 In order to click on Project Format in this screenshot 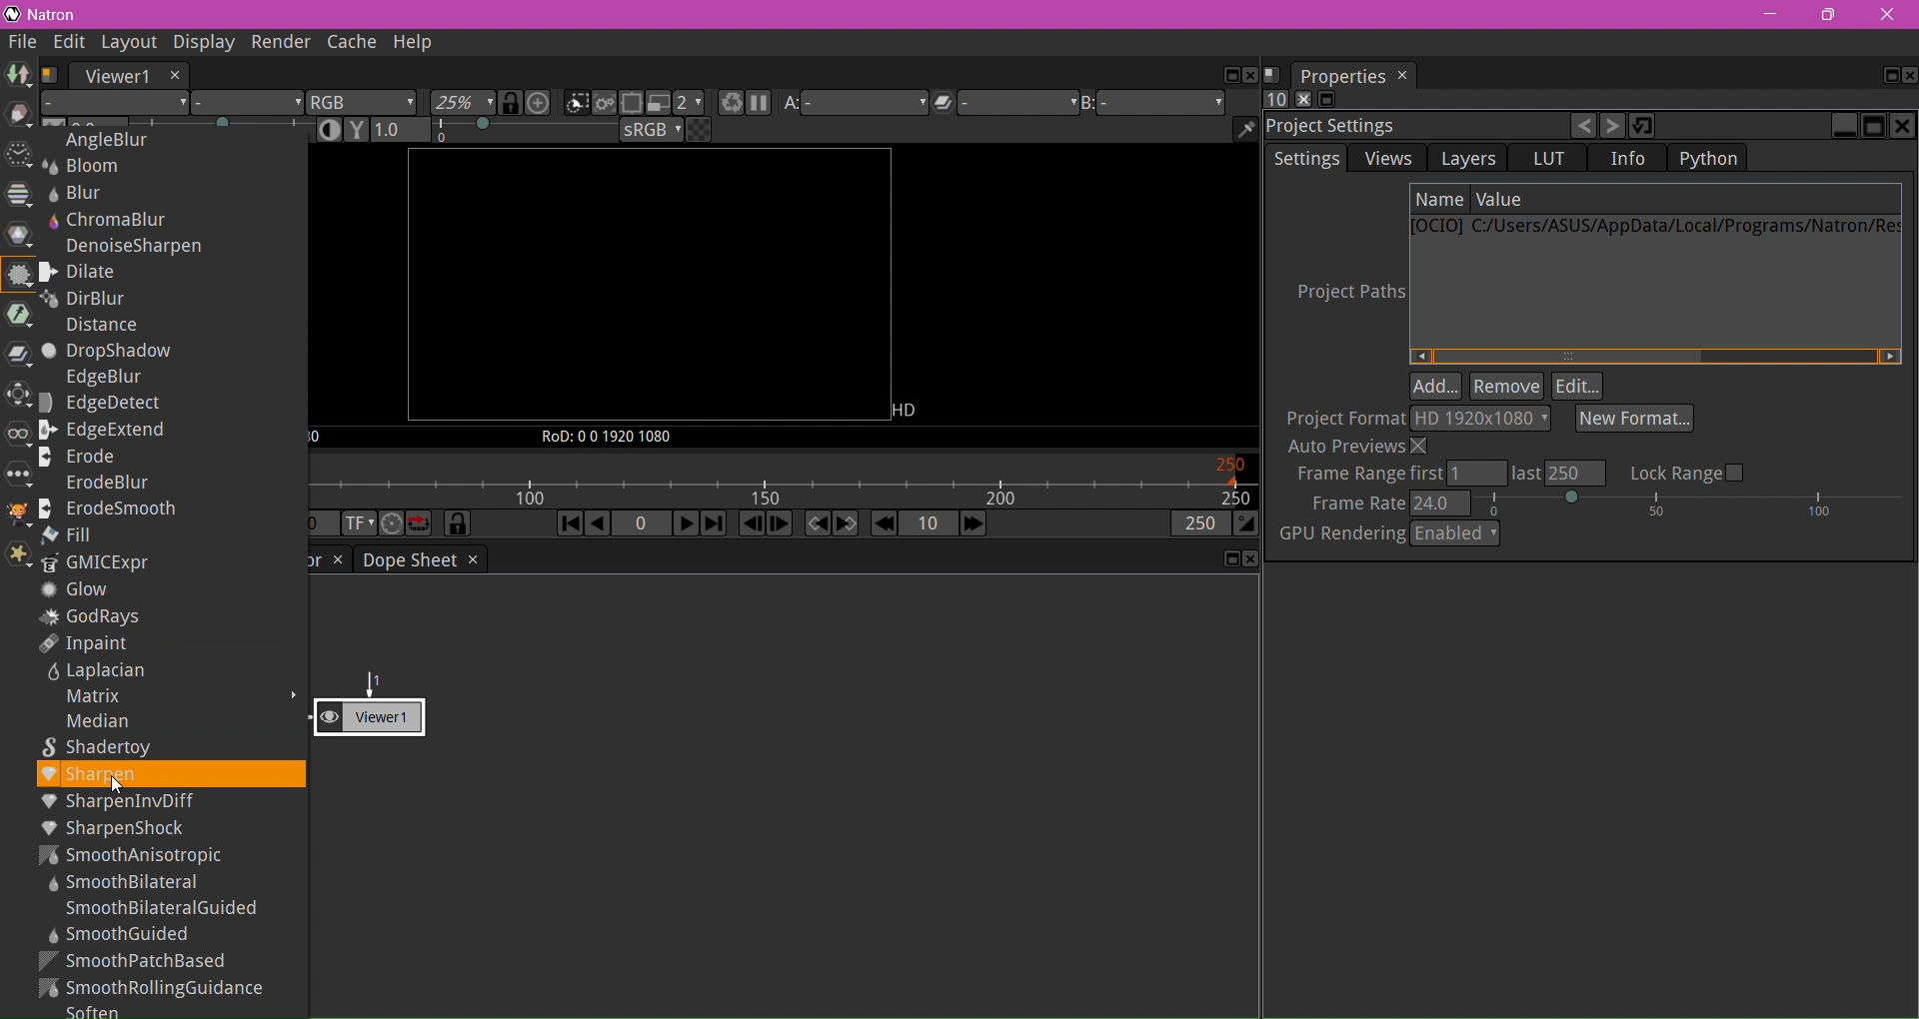, I will do `click(1342, 418)`.